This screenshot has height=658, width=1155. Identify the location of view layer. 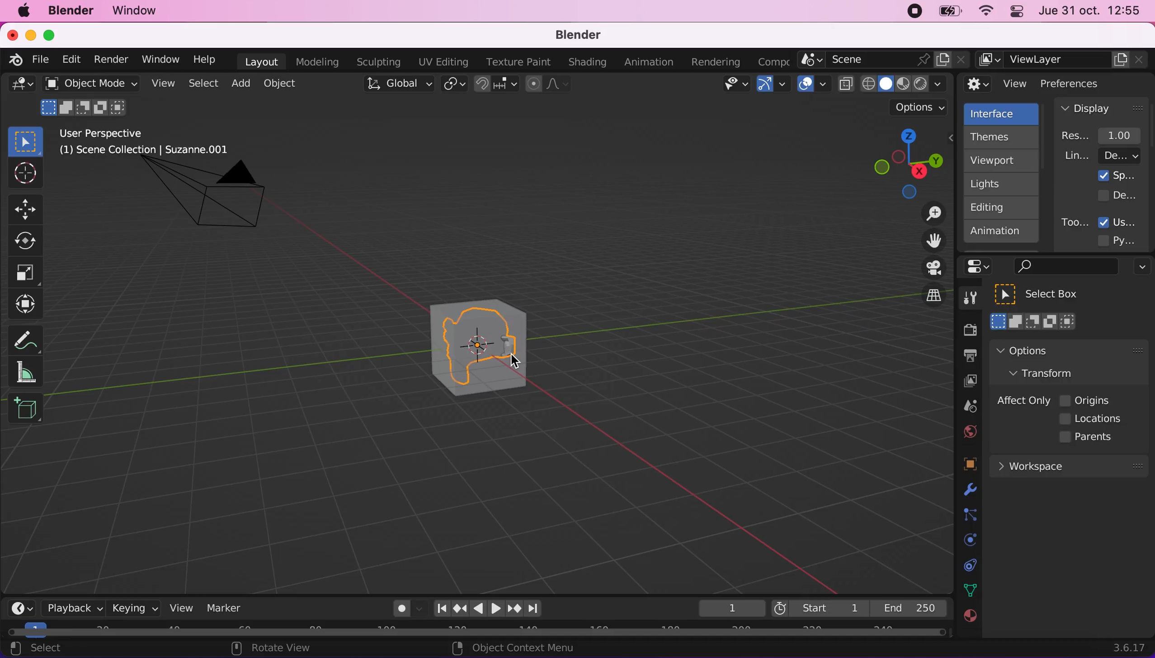
(965, 382).